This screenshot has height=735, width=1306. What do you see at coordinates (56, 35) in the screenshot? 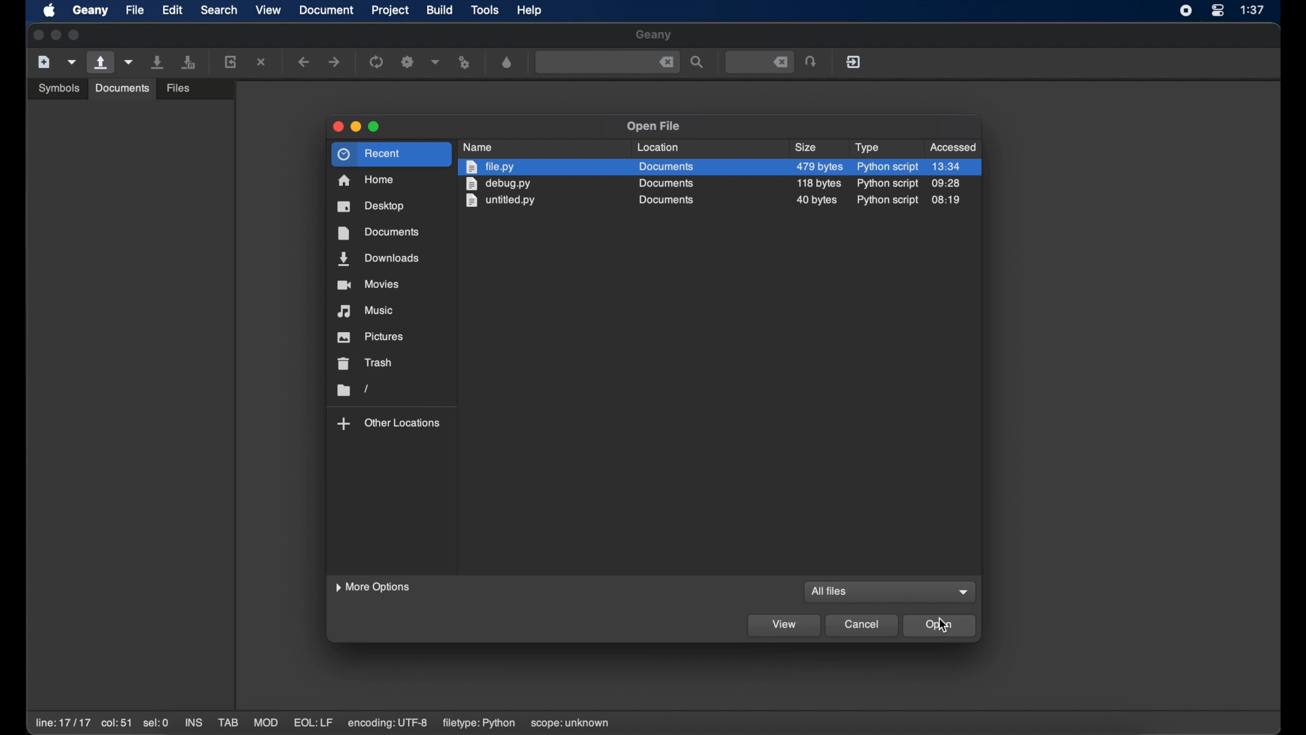
I see `minimize` at bounding box center [56, 35].